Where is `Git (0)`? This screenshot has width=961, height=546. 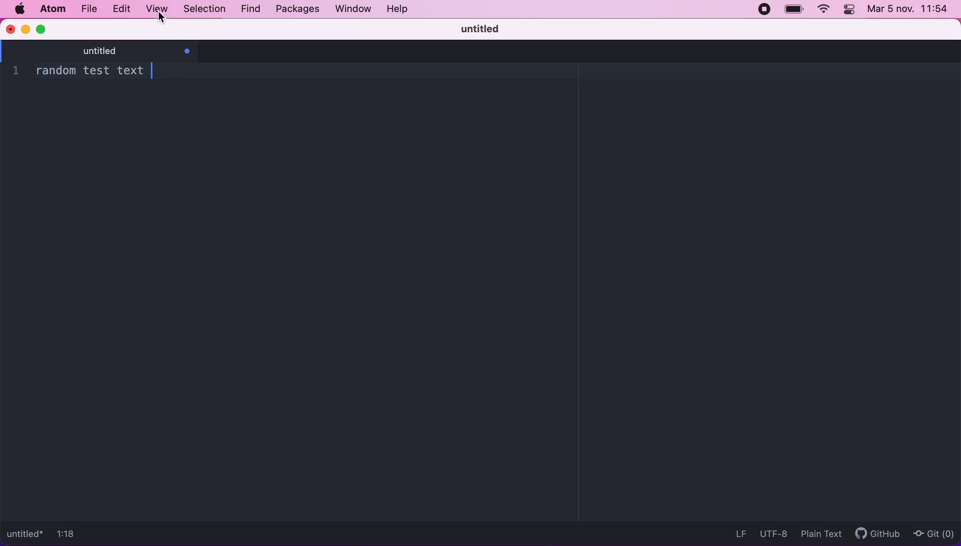
Git (0) is located at coordinates (934, 533).